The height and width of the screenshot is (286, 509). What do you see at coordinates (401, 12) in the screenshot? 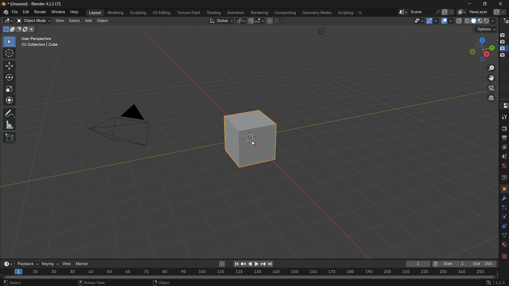
I see `link browse scene` at bounding box center [401, 12].